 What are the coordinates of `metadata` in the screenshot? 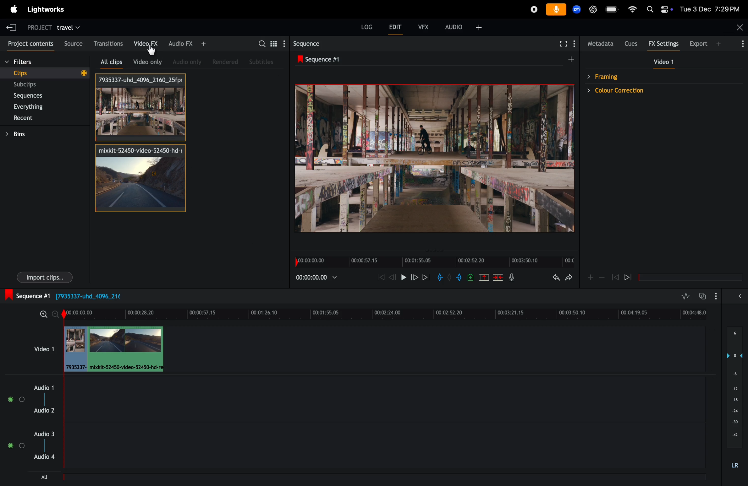 It's located at (601, 43).